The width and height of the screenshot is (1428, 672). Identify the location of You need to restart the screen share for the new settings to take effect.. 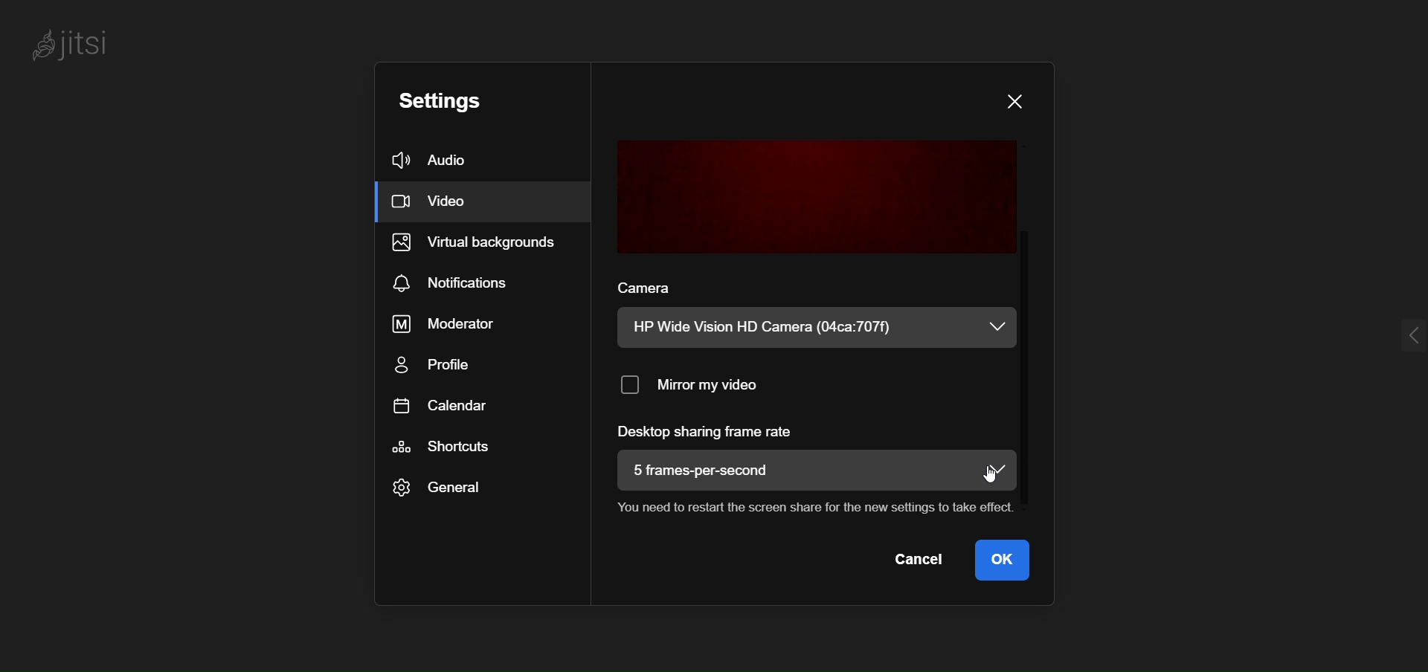
(811, 510).